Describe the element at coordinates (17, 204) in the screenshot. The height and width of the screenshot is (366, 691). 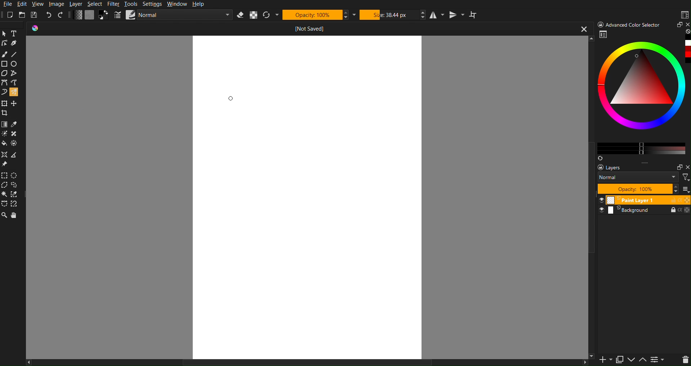
I see `Magnetic Selection Tool` at that location.